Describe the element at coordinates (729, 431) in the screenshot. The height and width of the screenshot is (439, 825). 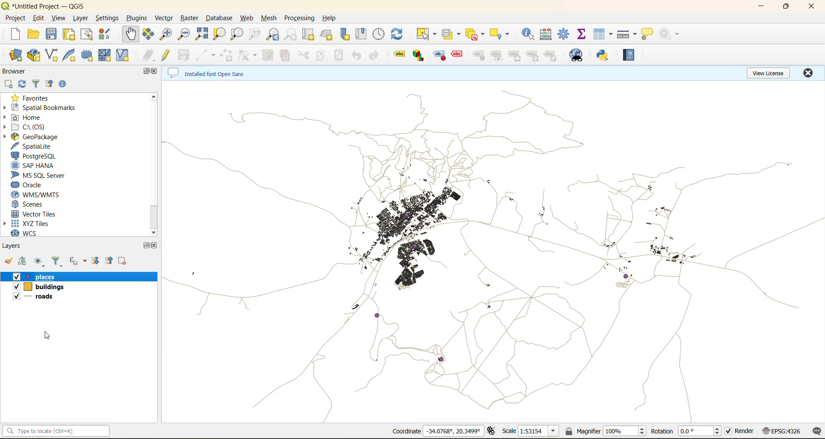
I see `checkbox` at that location.